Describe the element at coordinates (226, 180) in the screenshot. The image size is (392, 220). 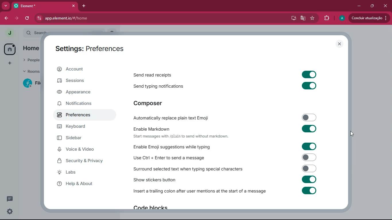
I see `Show stickers button` at that location.